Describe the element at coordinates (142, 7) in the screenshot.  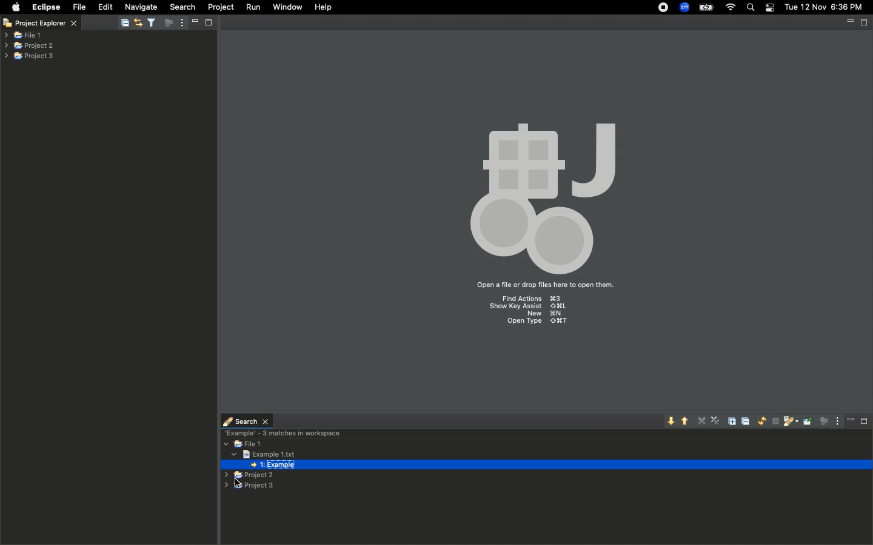
I see `Navigate` at that location.